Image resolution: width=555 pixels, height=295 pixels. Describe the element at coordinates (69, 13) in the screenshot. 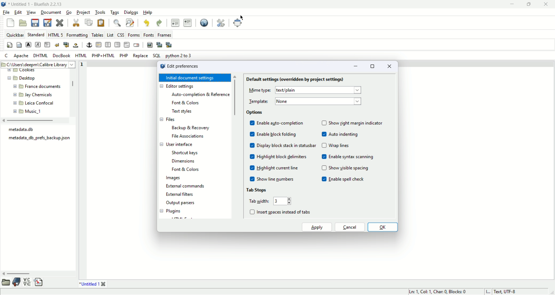

I see `go` at that location.